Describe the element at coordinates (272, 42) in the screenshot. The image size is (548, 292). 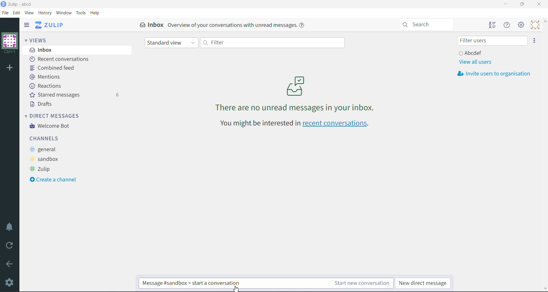
I see `Filter` at that location.